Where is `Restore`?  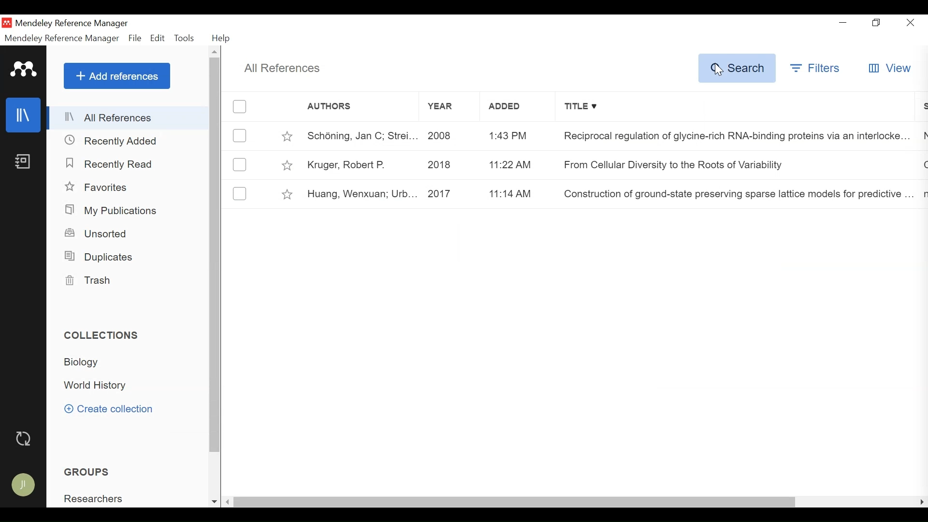
Restore is located at coordinates (876, 22).